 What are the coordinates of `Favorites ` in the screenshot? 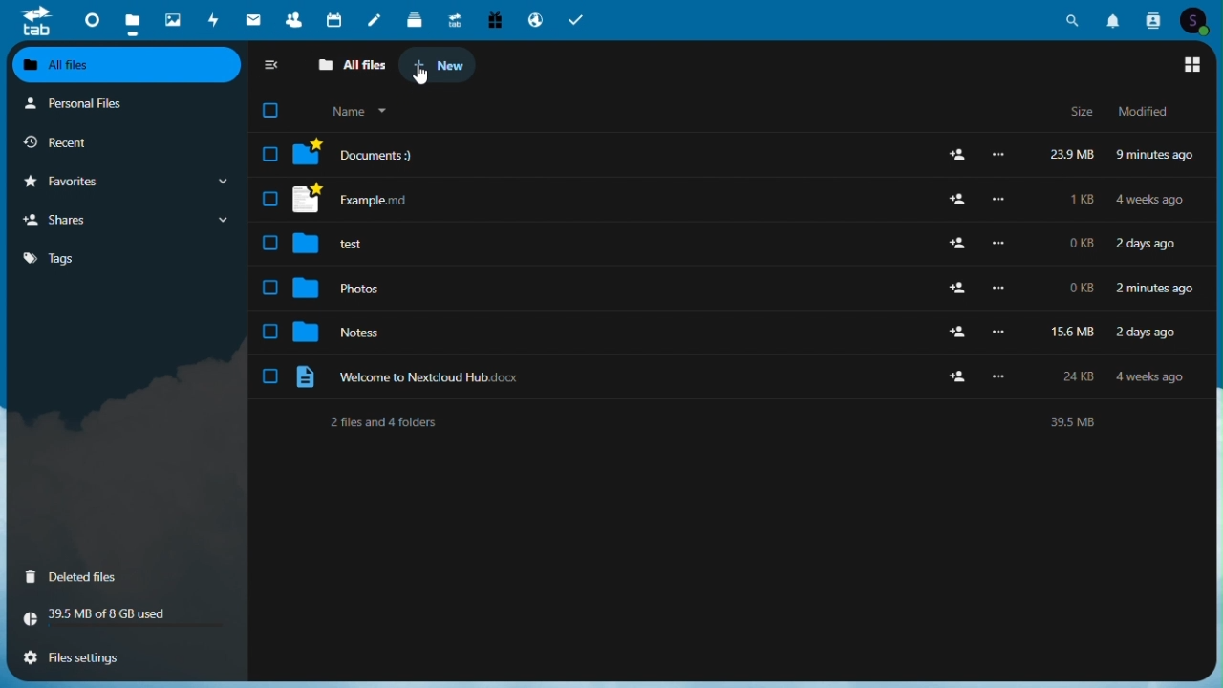 It's located at (118, 181).